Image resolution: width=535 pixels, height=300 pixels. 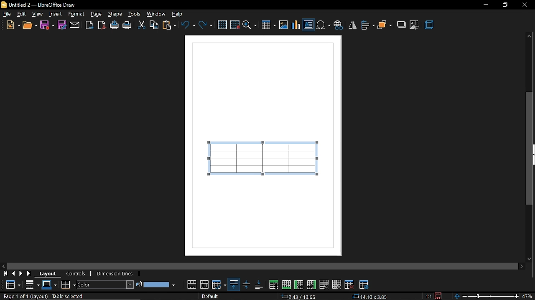 What do you see at coordinates (62, 25) in the screenshot?
I see `save as` at bounding box center [62, 25].